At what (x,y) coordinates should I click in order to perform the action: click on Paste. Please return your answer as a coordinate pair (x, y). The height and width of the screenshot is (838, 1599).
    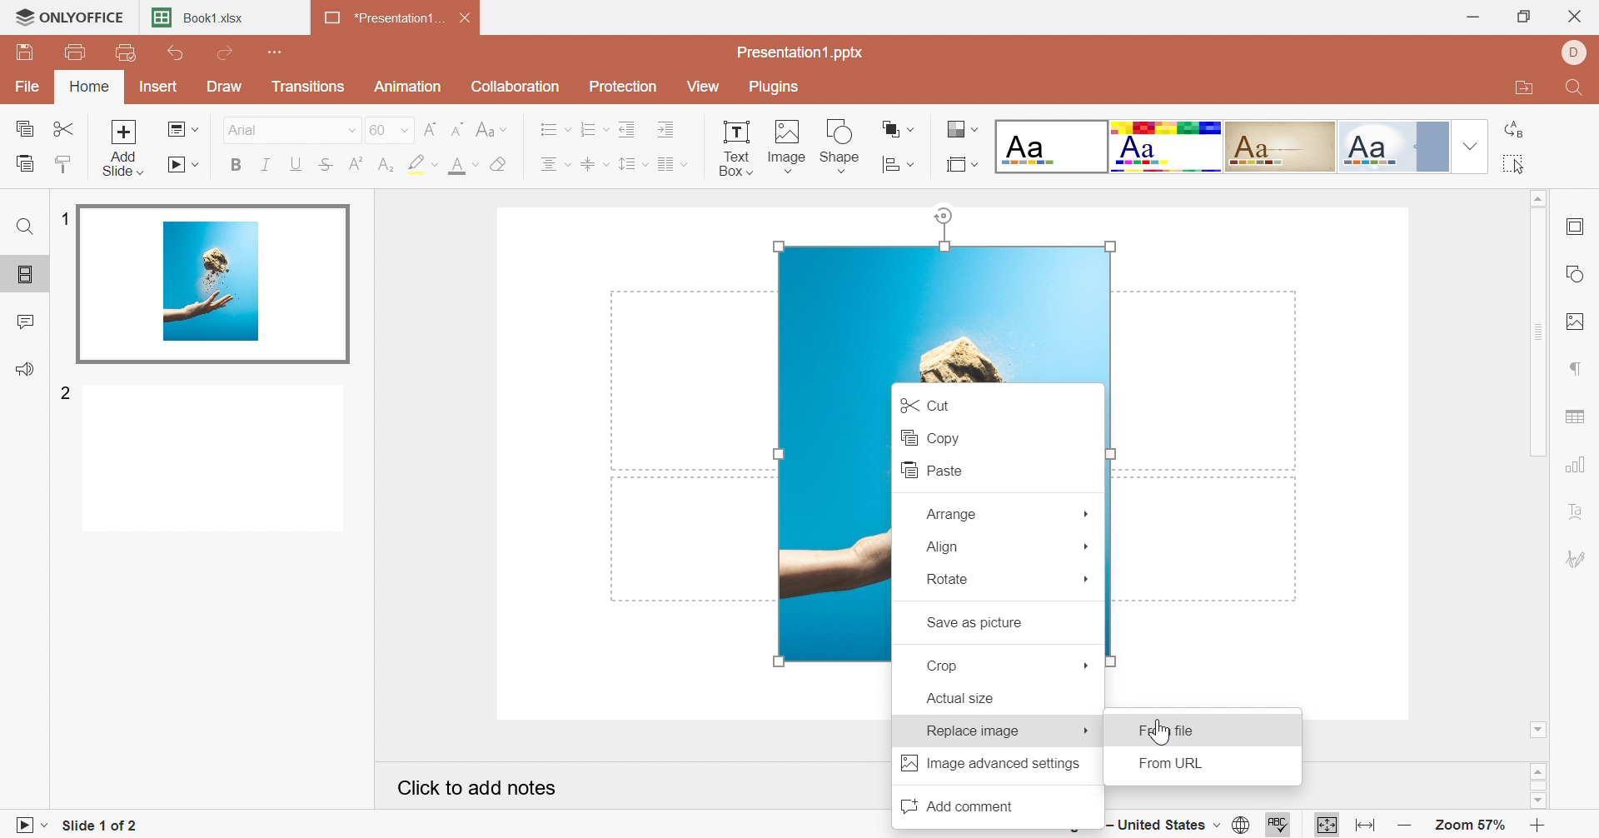
    Looking at the image, I should click on (927, 470).